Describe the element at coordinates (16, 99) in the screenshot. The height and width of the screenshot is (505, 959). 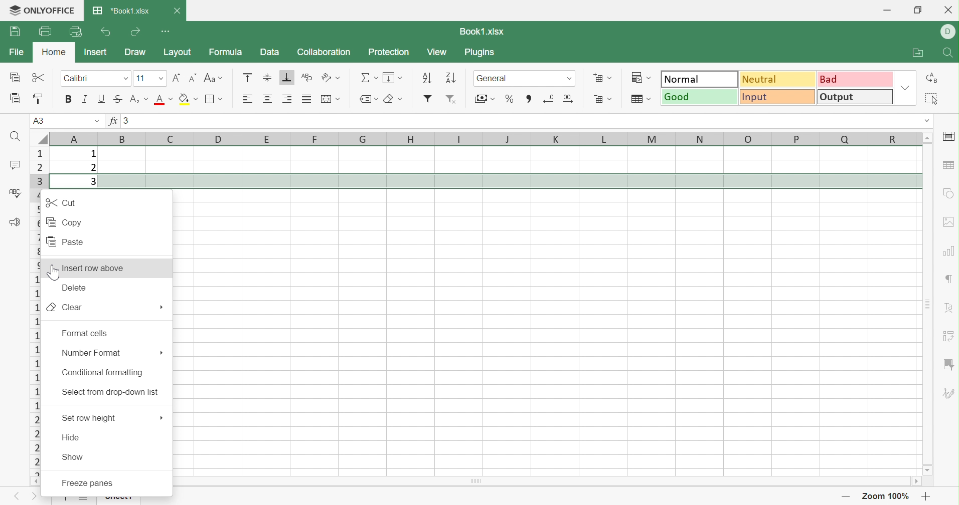
I see `Paste` at that location.